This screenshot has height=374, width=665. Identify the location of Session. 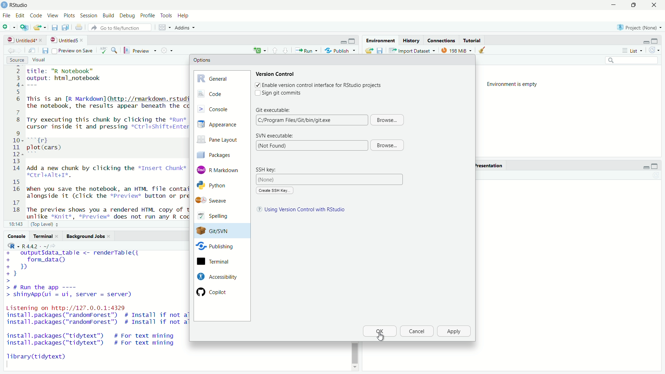
(89, 16).